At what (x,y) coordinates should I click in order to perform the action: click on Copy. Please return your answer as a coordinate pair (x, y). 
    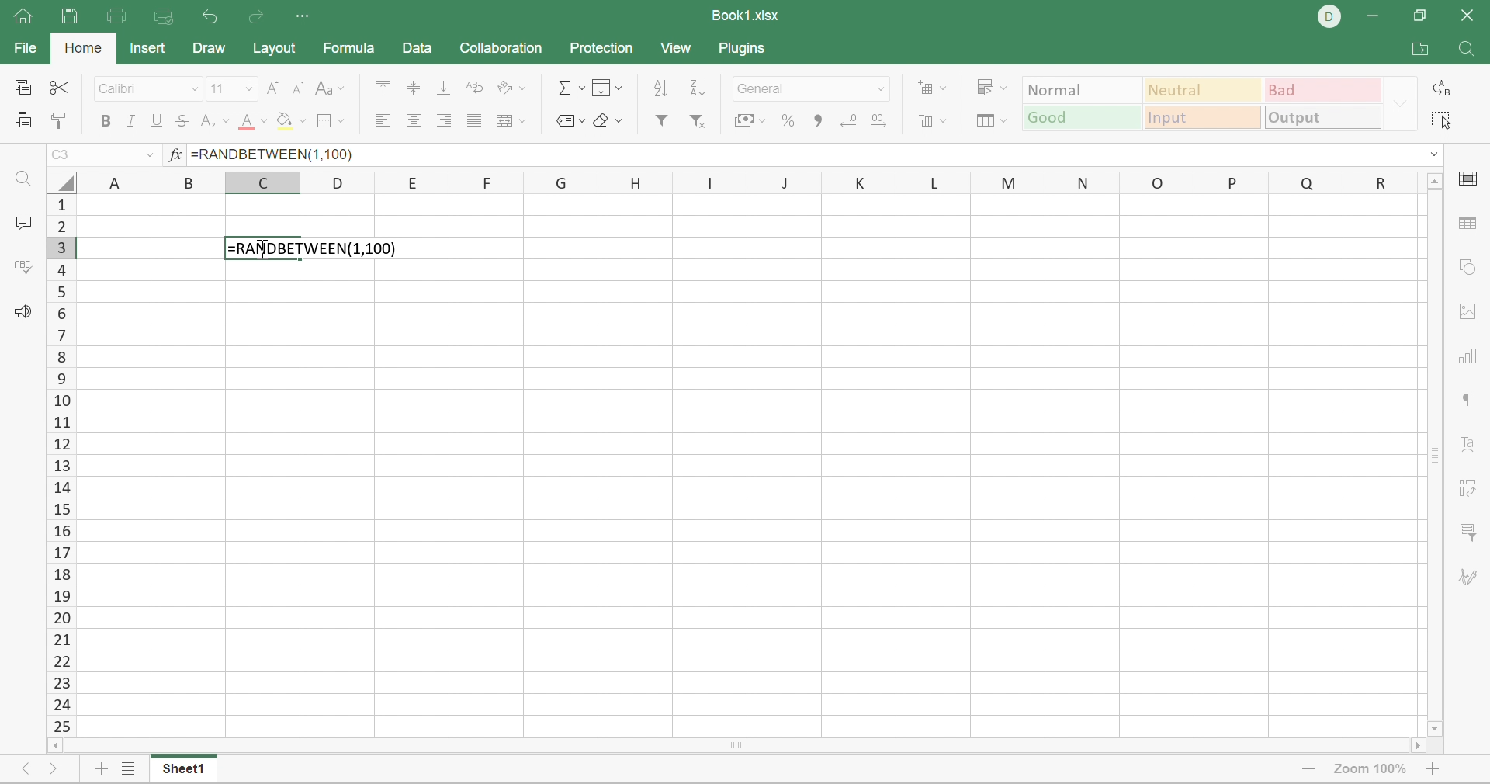
    Looking at the image, I should click on (21, 85).